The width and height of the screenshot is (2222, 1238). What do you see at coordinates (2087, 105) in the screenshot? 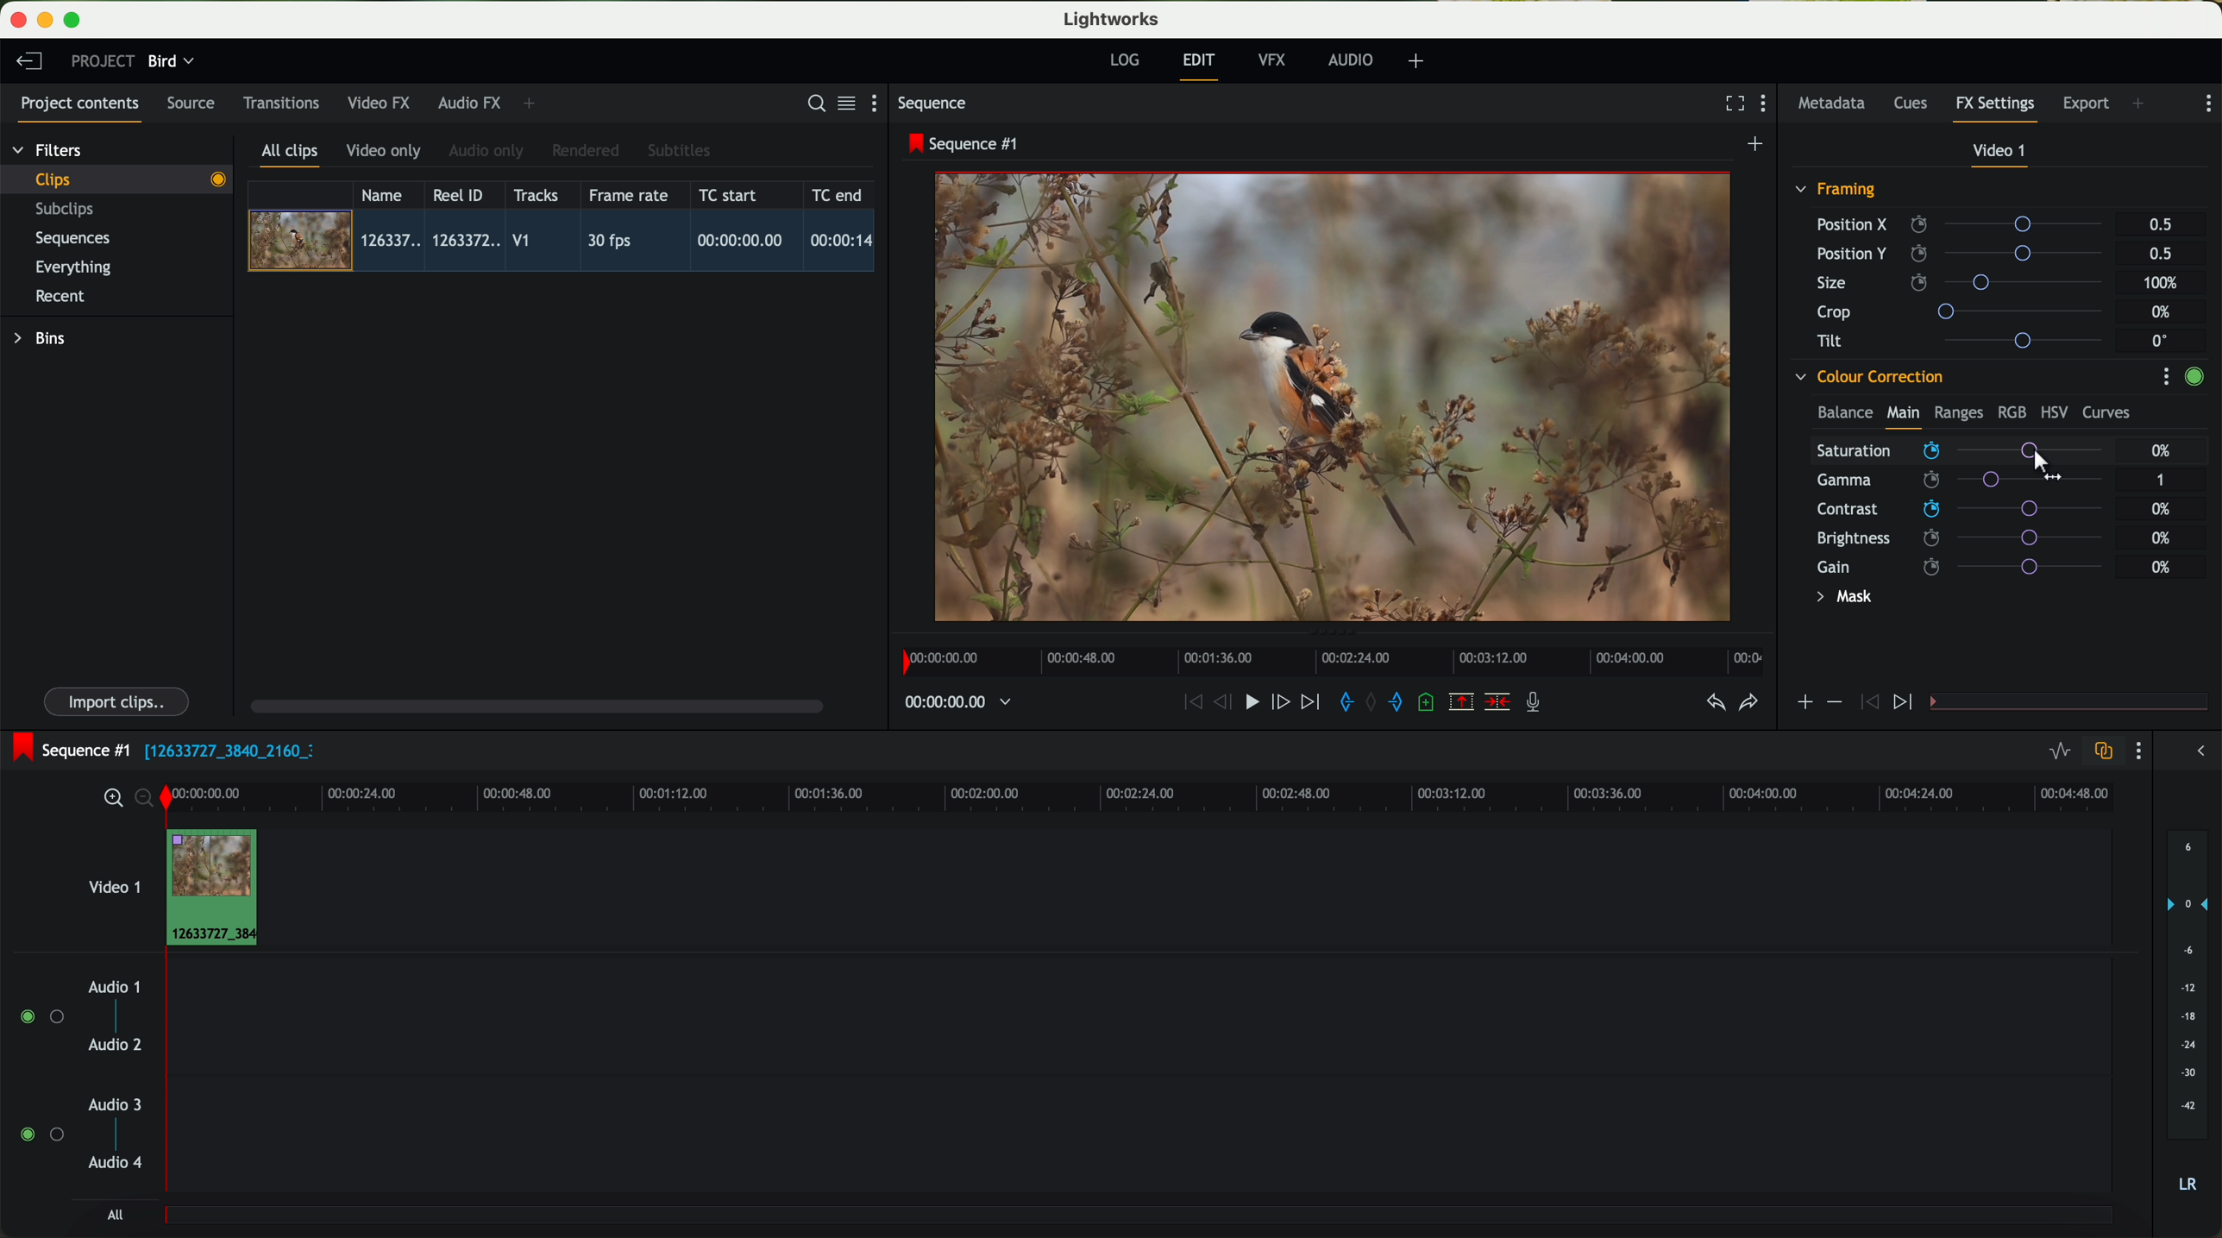
I see `export` at bounding box center [2087, 105].